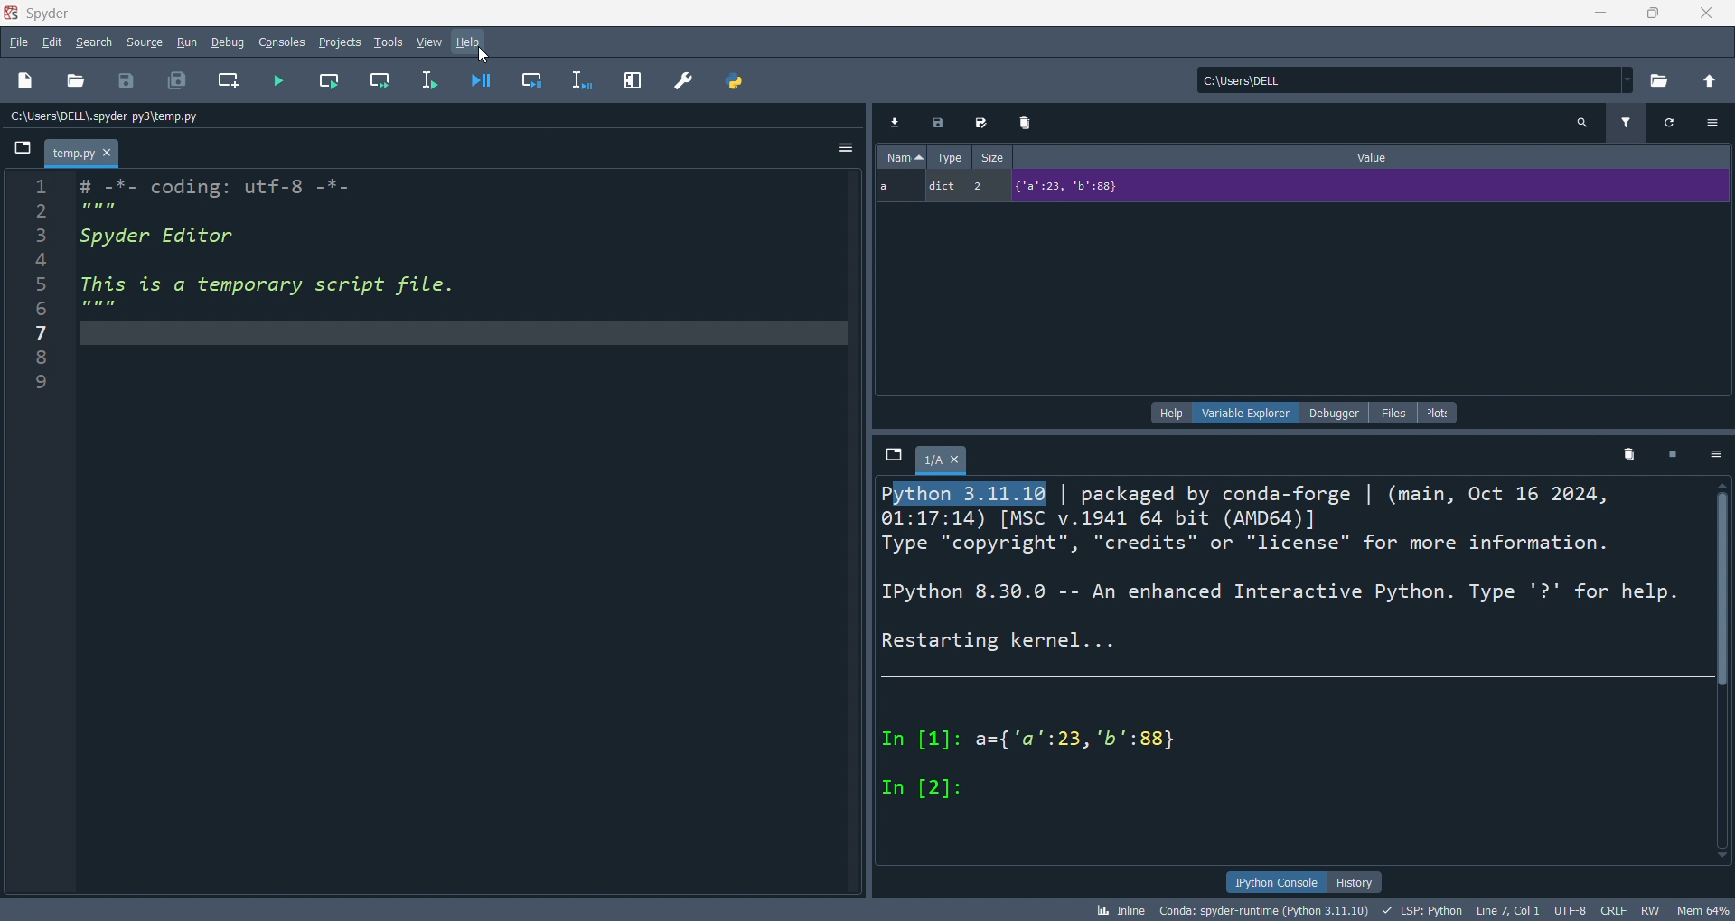 This screenshot has width=1735, height=921. Describe the element at coordinates (1302, 187) in the screenshot. I see `a dict 2 {'a':23, 'b':88}` at that location.